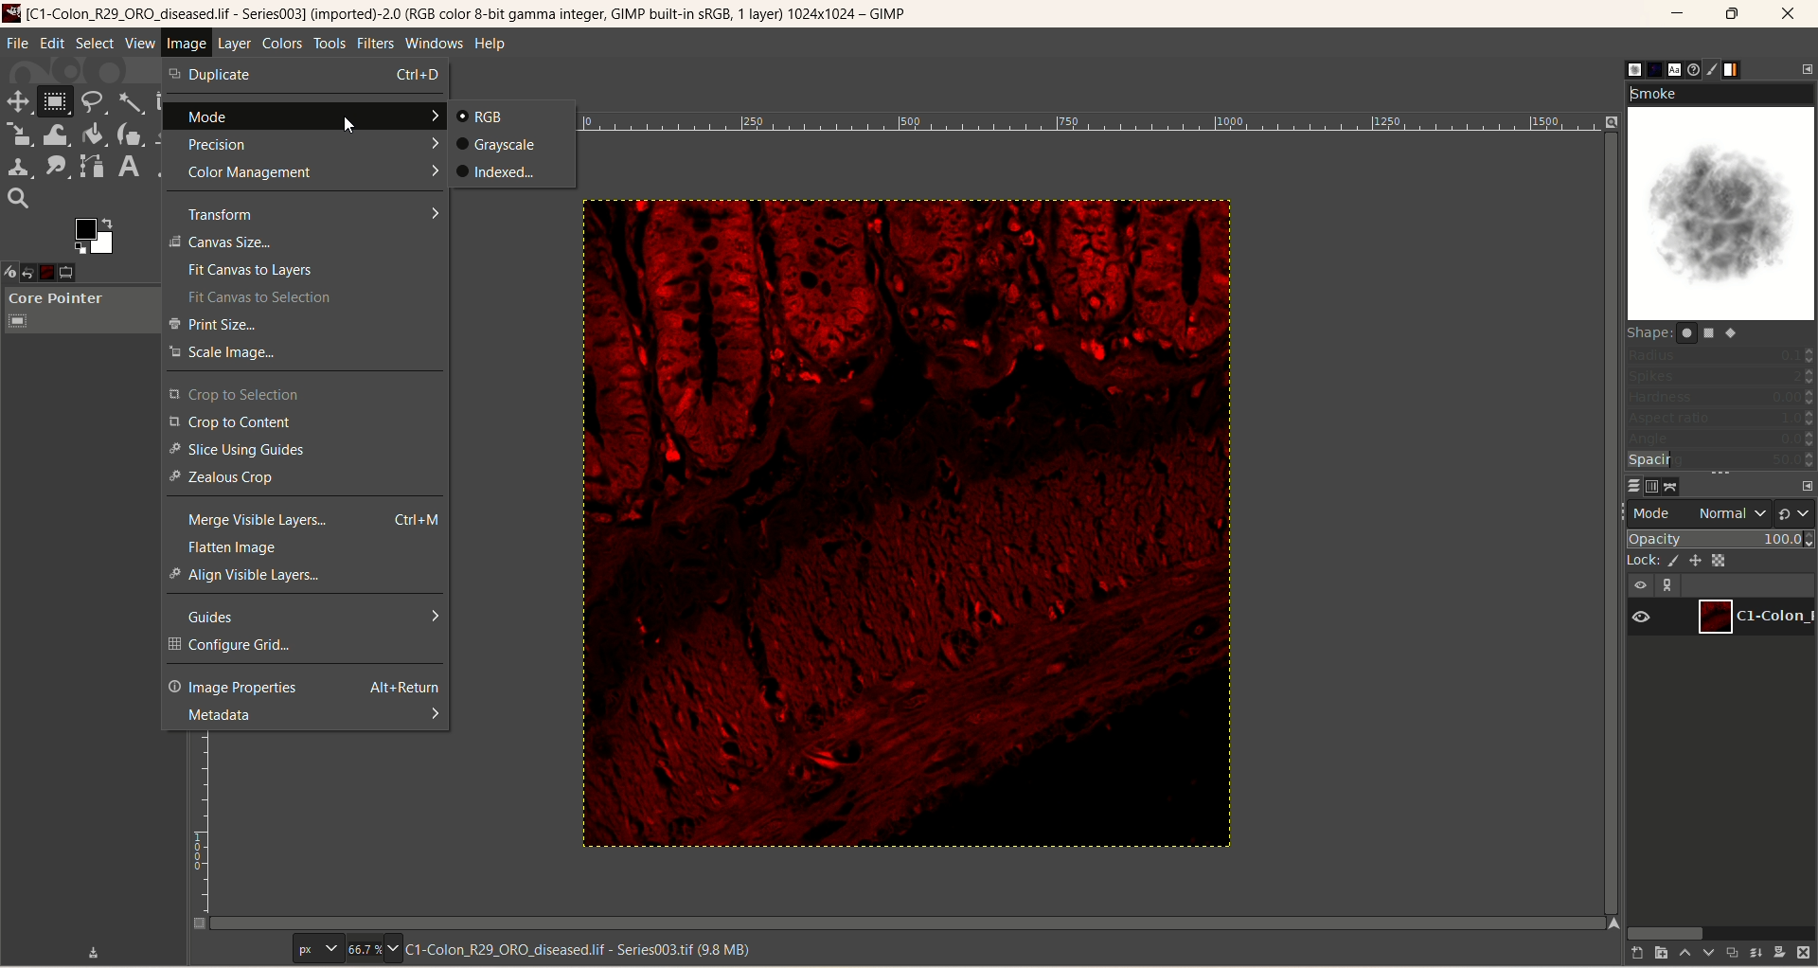 This screenshot has height=968, width=1818. I want to click on RGB, so click(481, 117).